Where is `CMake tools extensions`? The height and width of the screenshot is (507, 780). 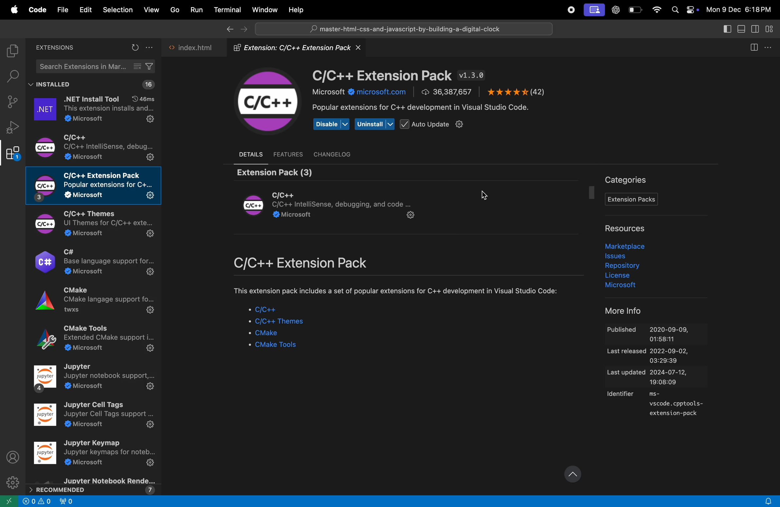 CMake tools extensions is located at coordinates (92, 340).